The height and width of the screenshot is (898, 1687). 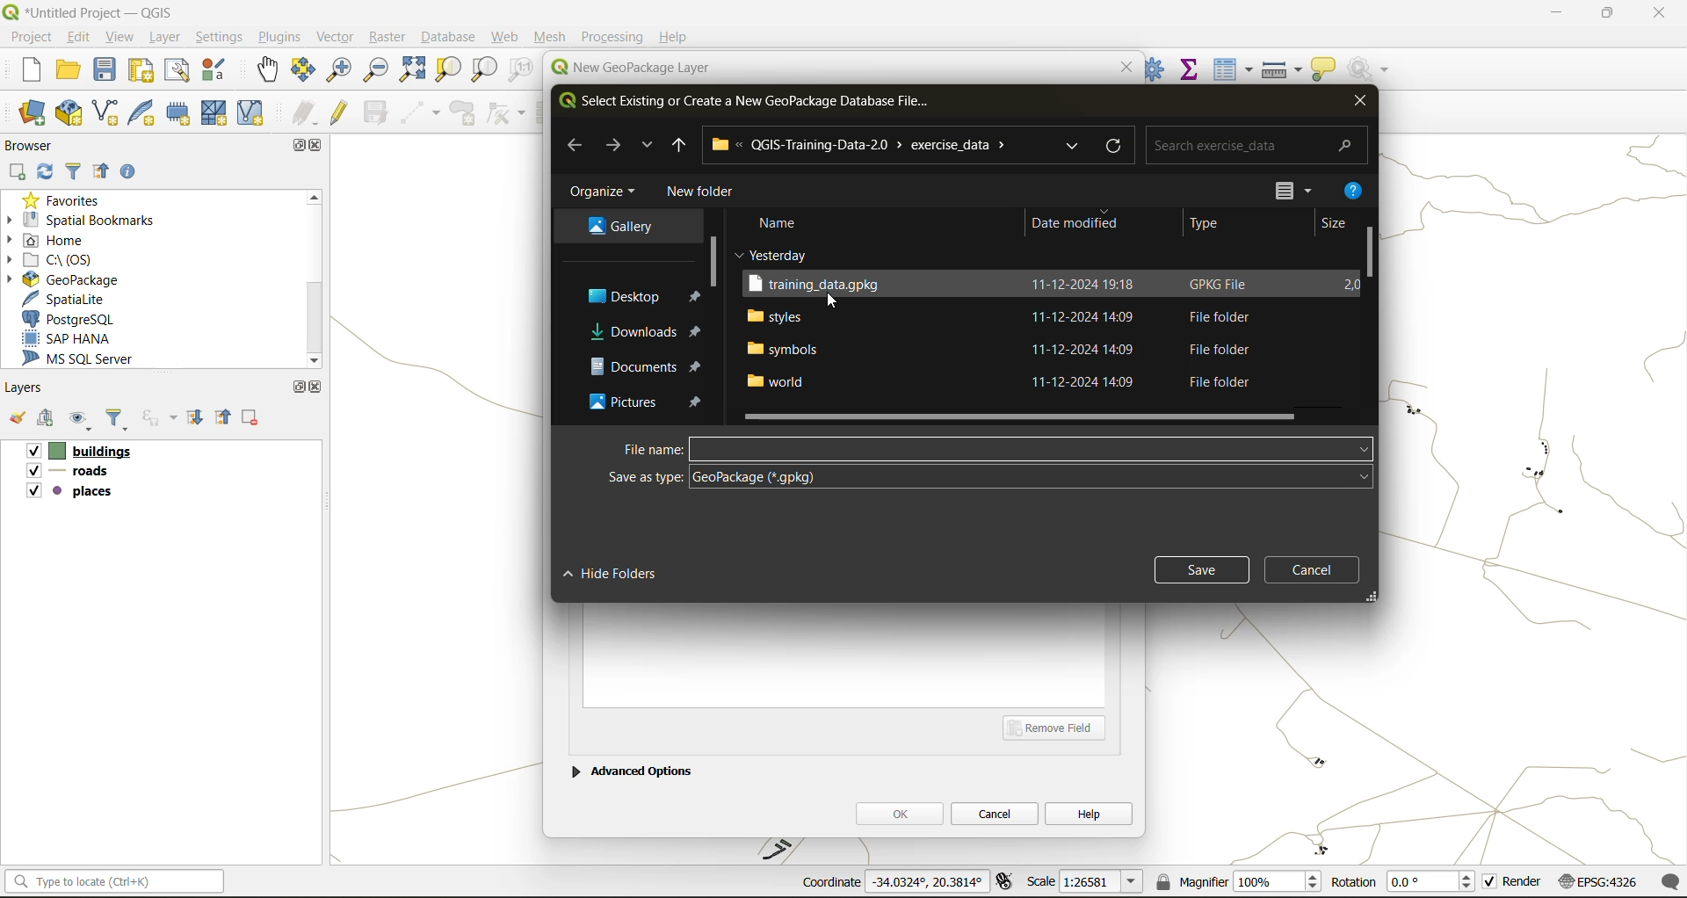 What do you see at coordinates (66, 199) in the screenshot?
I see `favorites` at bounding box center [66, 199].